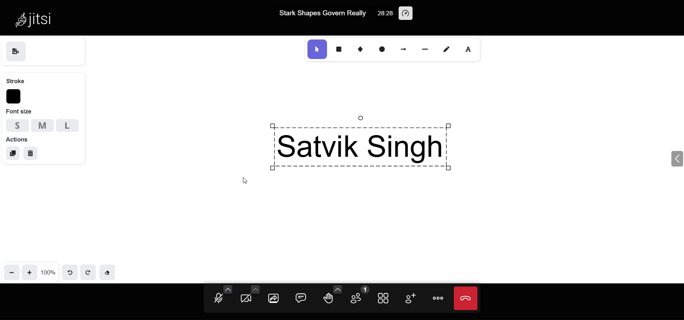 The width and height of the screenshot is (684, 320). What do you see at coordinates (70, 125) in the screenshot?
I see `Large` at bounding box center [70, 125].